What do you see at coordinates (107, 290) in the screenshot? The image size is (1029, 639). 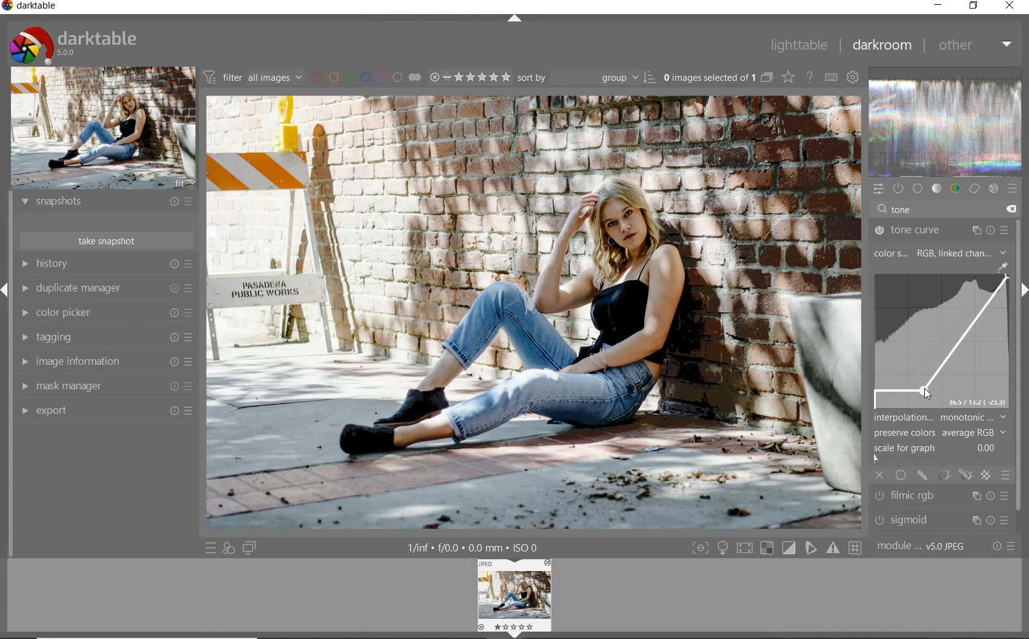 I see `duplicate manager` at bounding box center [107, 290].